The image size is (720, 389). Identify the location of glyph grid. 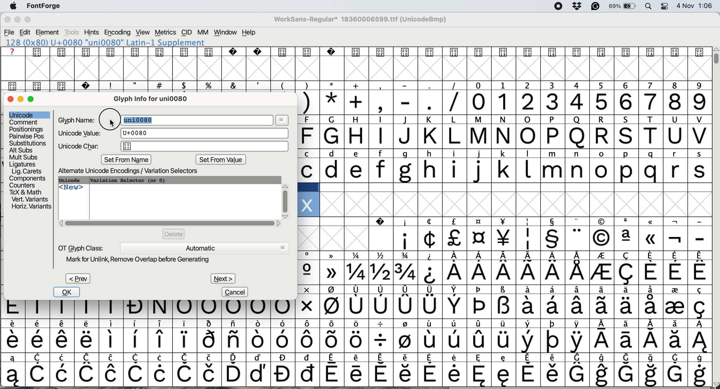
(359, 69).